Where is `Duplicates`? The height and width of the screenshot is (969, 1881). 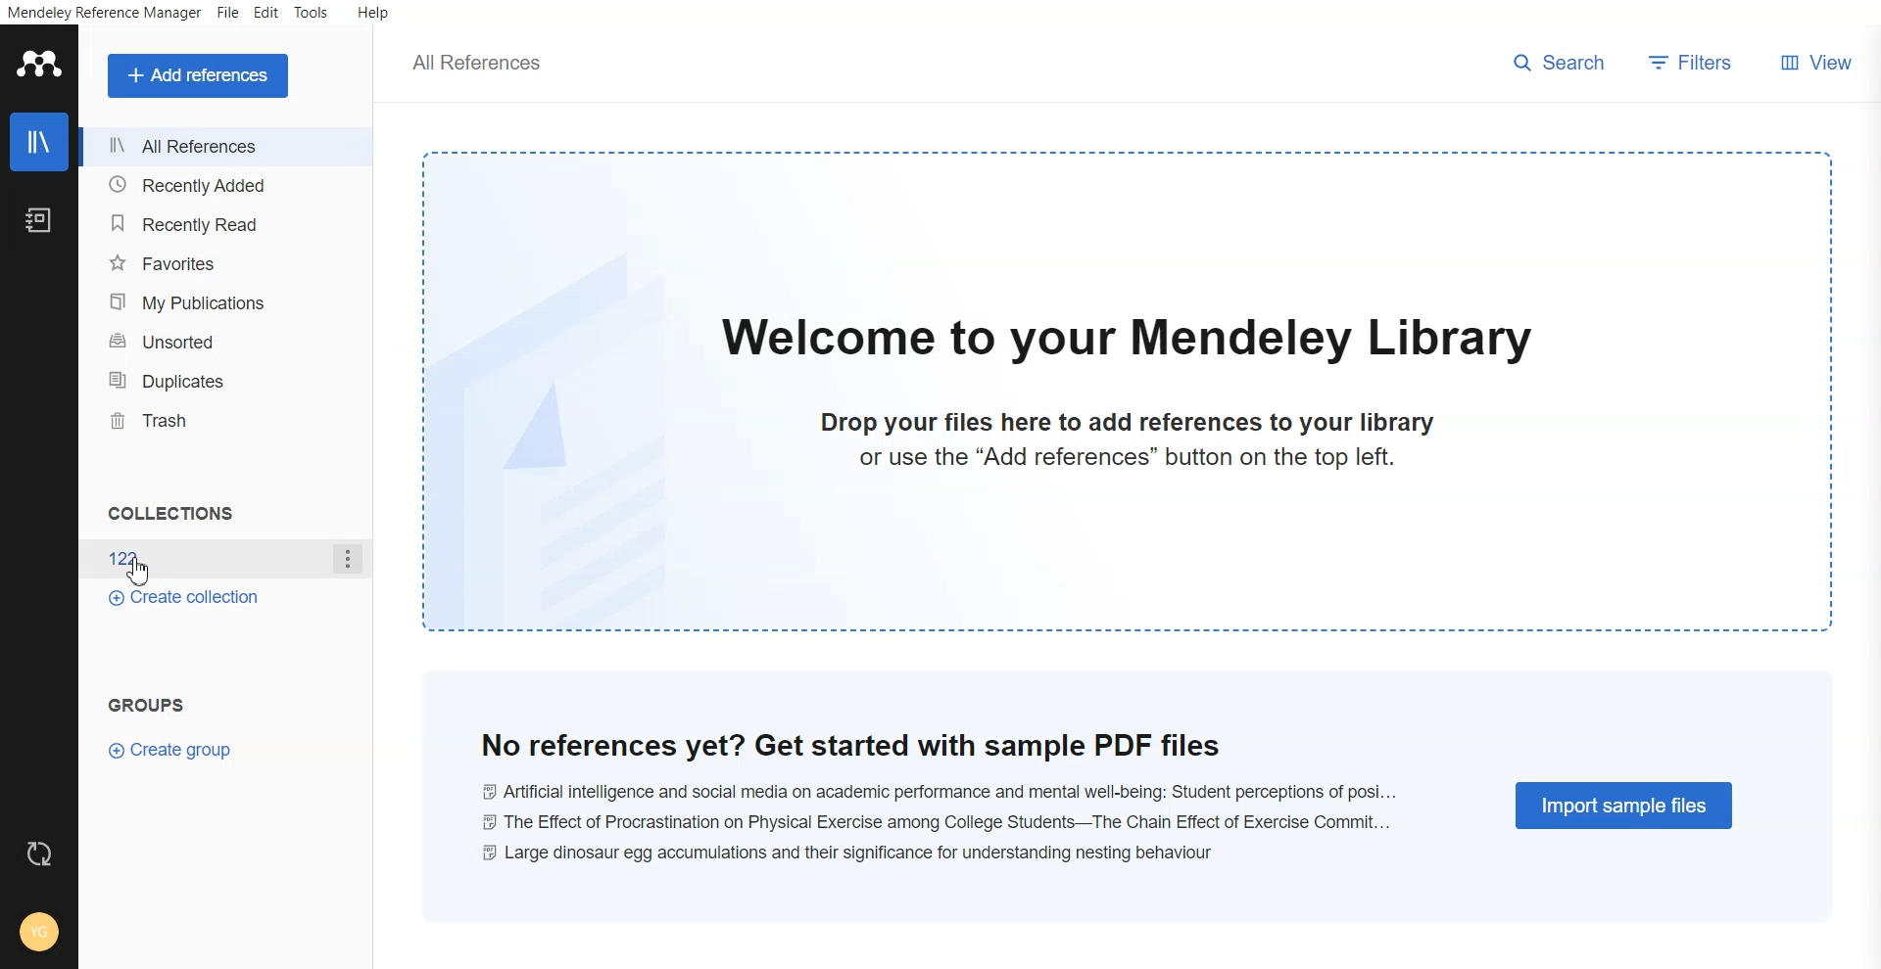 Duplicates is located at coordinates (228, 380).